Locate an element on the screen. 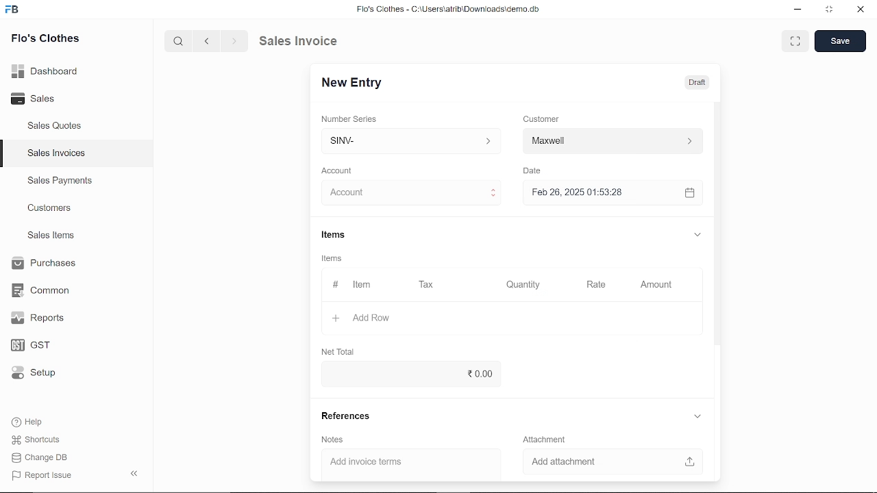  open calender is located at coordinates (689, 192).